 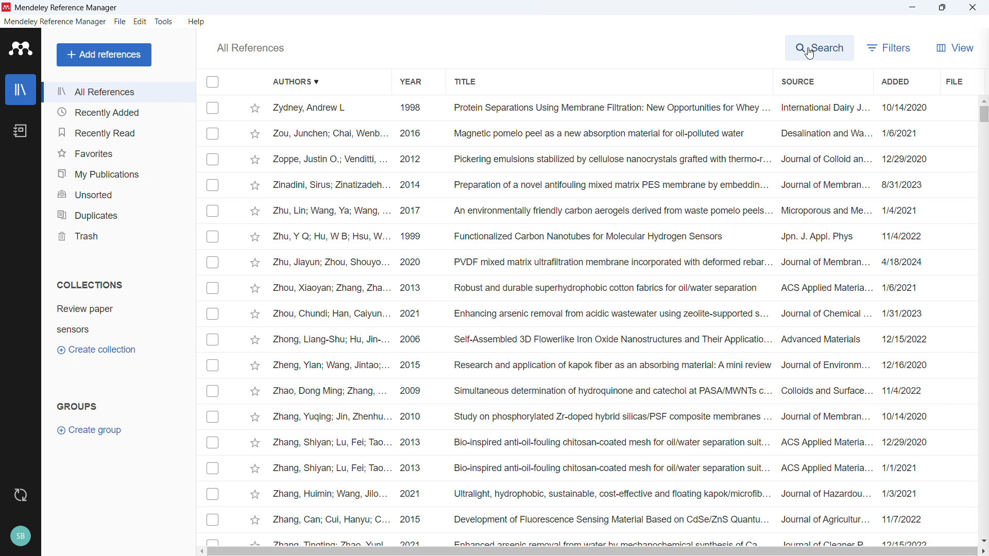 I want to click on Sort by authors , so click(x=294, y=81).